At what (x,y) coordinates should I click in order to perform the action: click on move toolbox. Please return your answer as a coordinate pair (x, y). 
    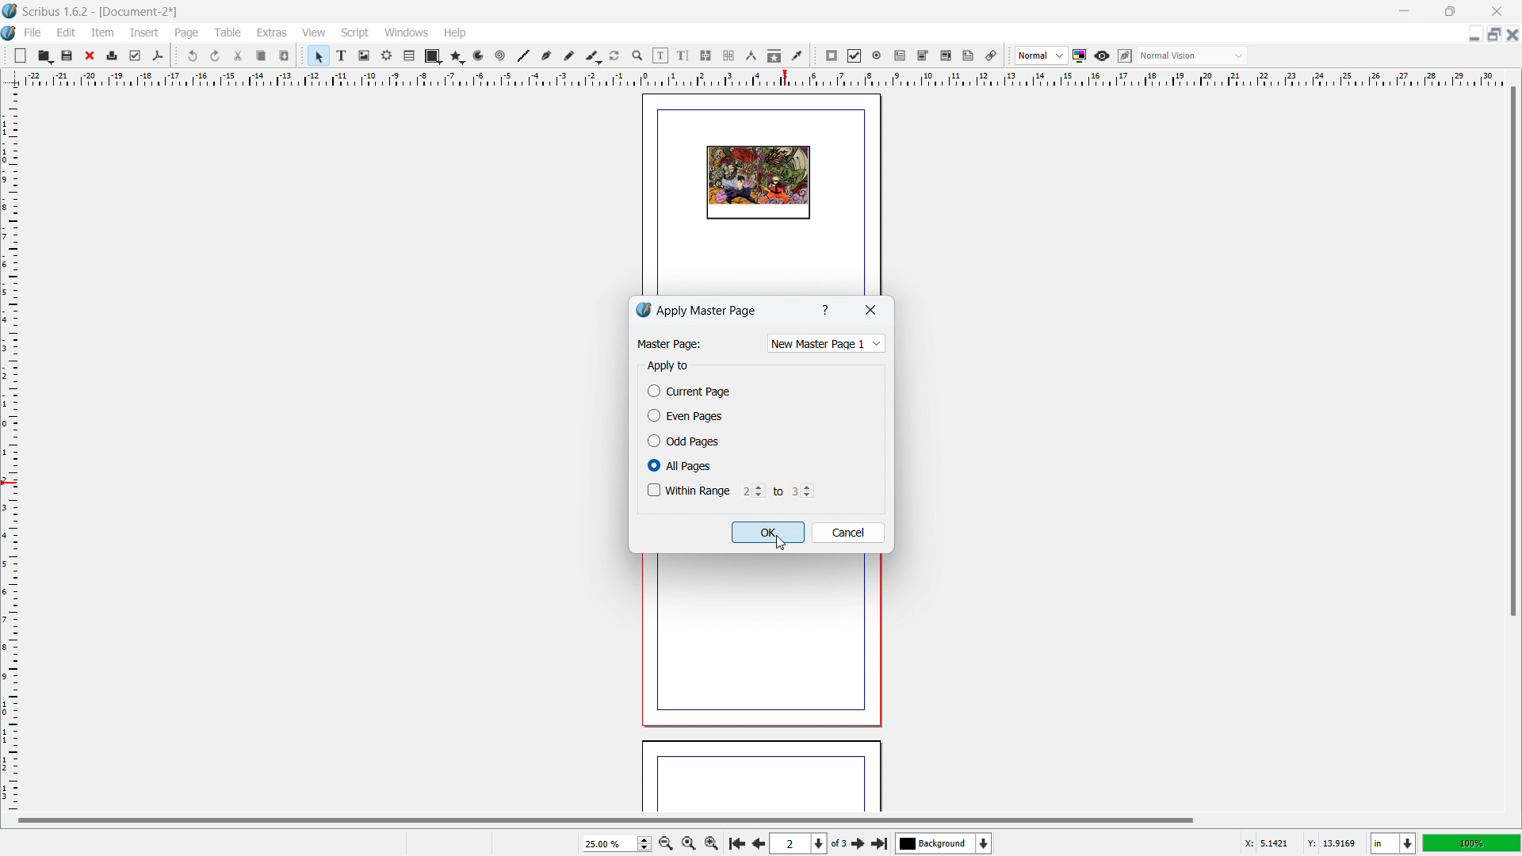
    Looking at the image, I should click on (176, 55).